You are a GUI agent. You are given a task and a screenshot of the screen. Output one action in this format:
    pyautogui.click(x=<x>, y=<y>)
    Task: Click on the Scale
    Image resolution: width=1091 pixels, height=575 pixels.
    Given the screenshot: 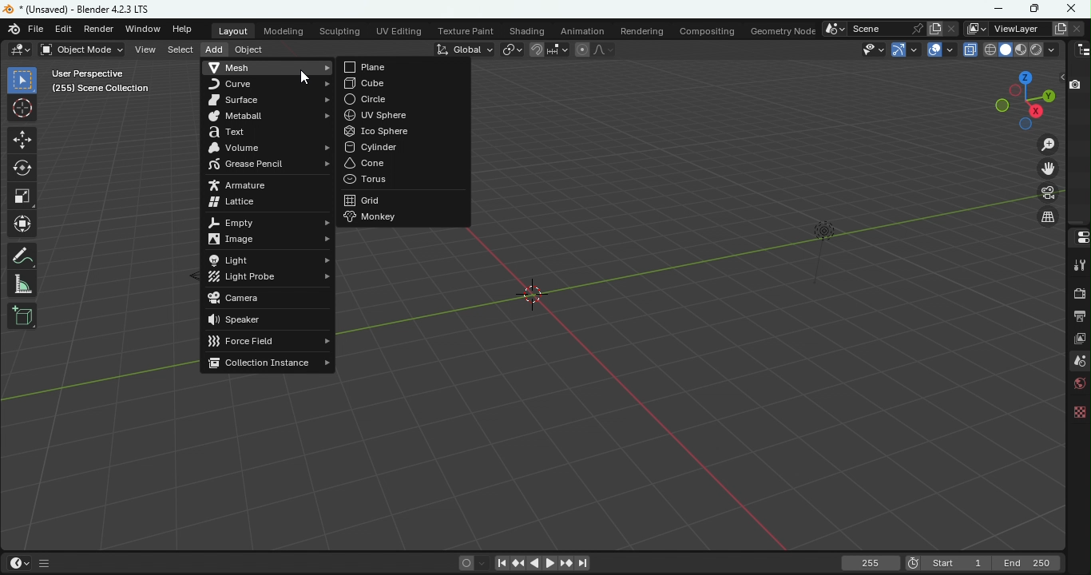 What is the action you would take?
    pyautogui.click(x=24, y=195)
    